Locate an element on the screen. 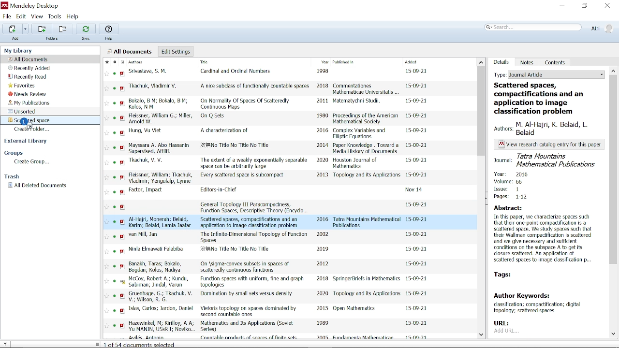 Image resolution: width=619 pixels, height=348 pixels. year is located at coordinates (512, 174).